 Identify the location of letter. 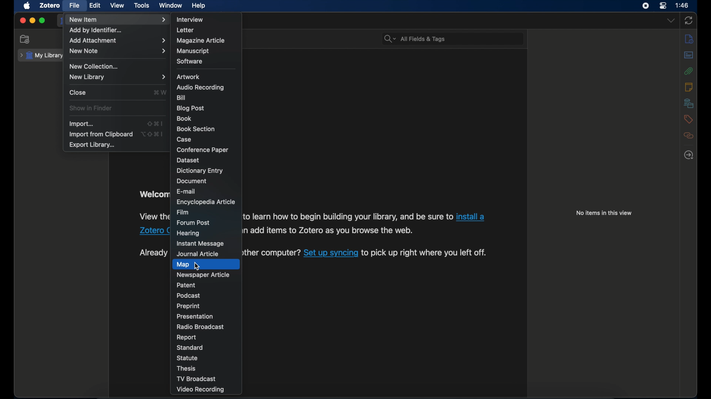
(185, 30).